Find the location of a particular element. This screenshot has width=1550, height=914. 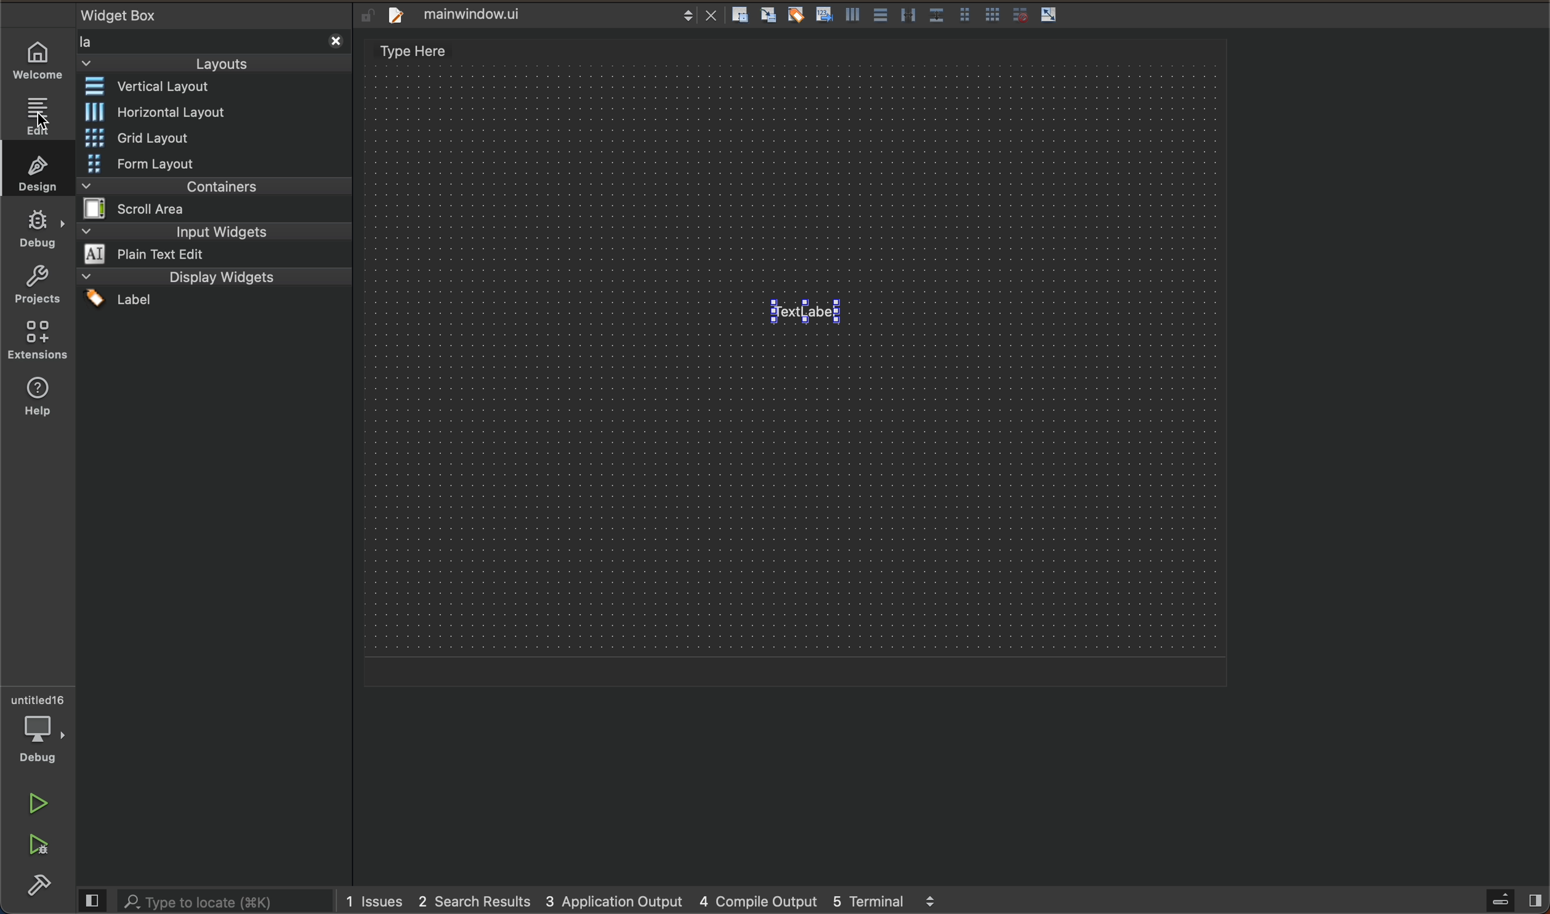

grid layout is located at coordinates (143, 138).